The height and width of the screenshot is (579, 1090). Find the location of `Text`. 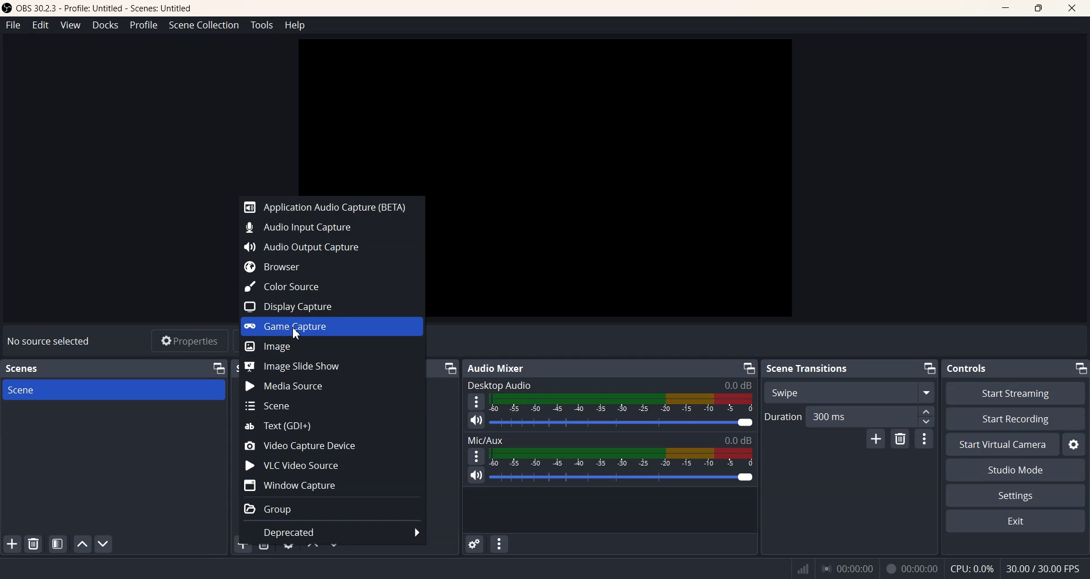

Text is located at coordinates (48, 341).